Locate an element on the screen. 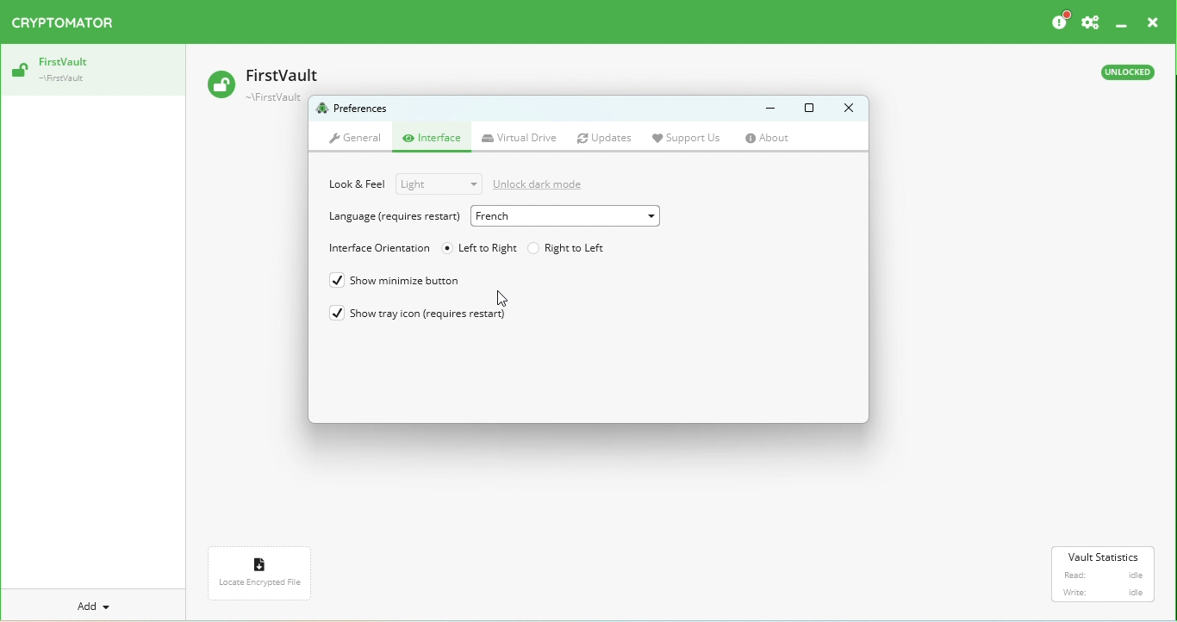 The height and width of the screenshot is (622, 1177). Please considder donating is located at coordinates (1058, 22).